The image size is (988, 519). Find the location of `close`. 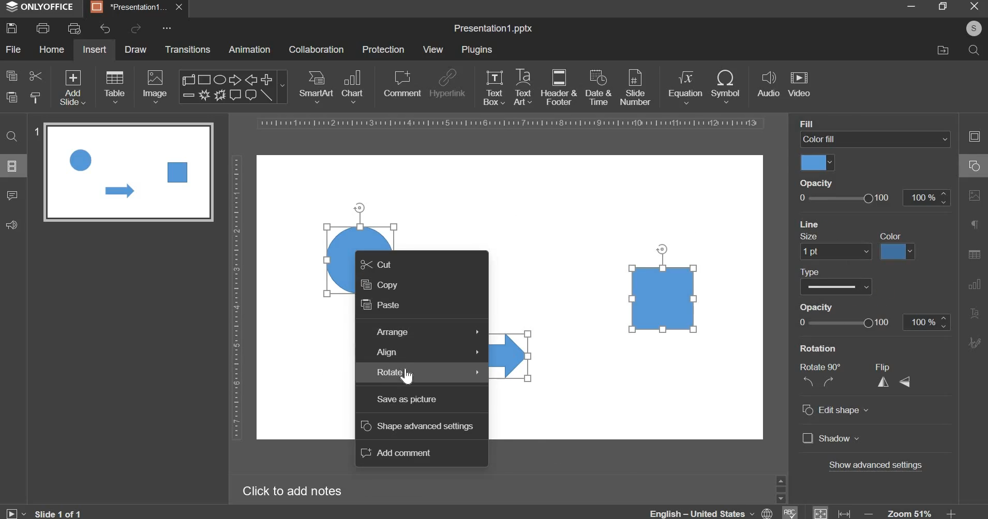

close is located at coordinates (181, 7).